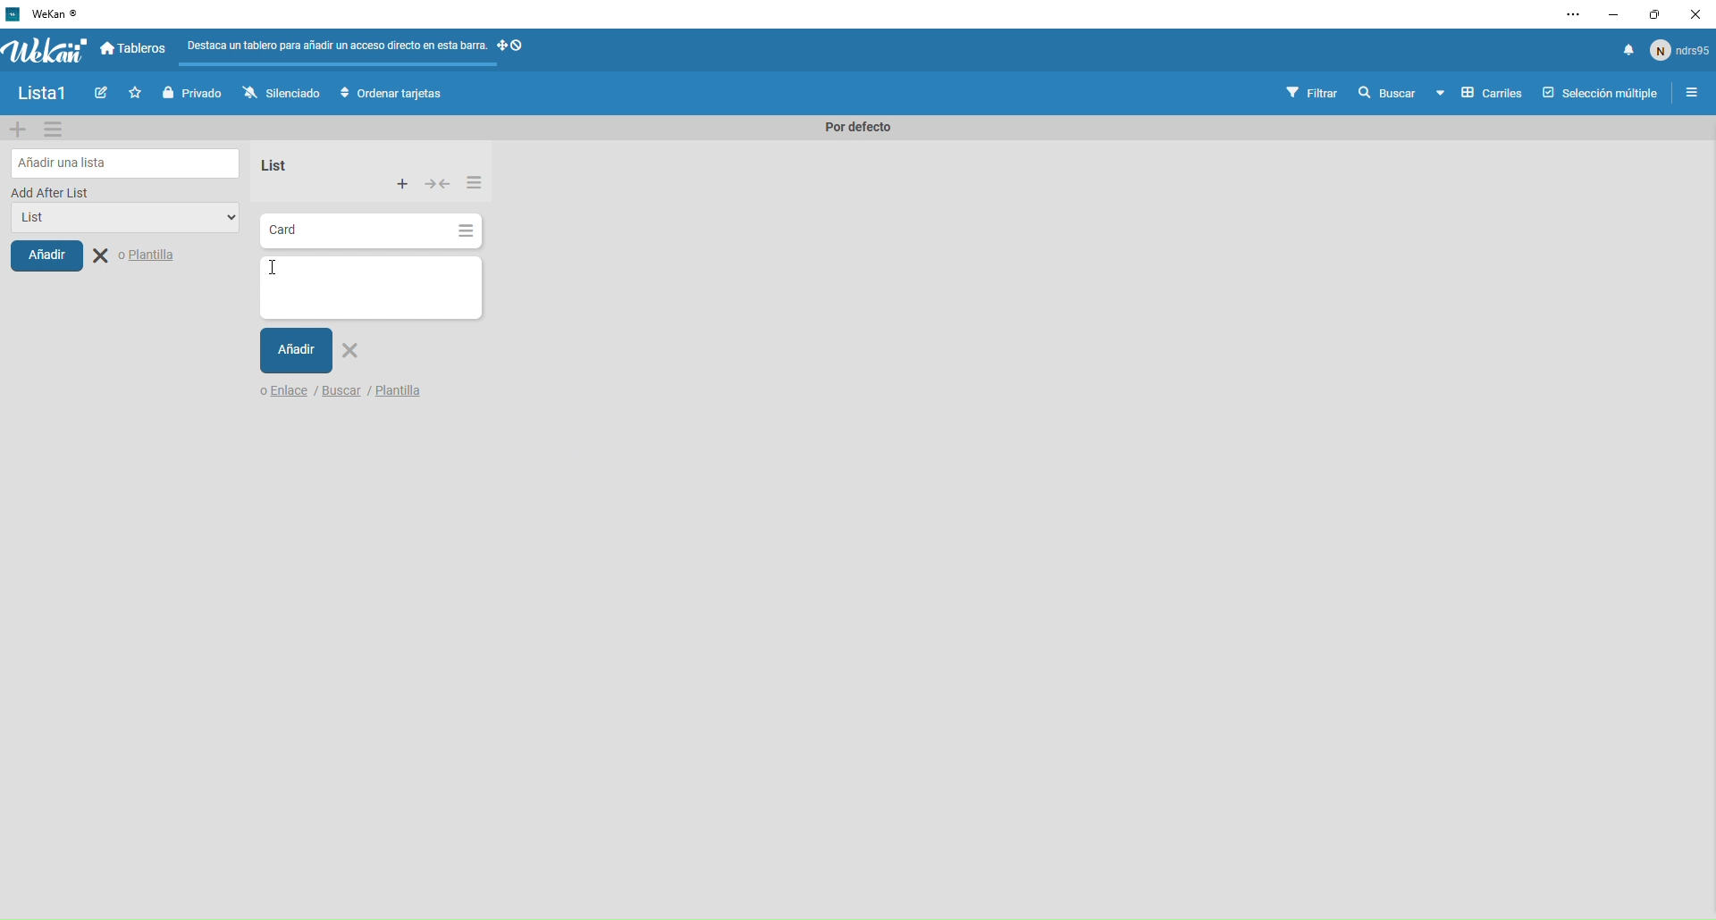  I want to click on Boars, so click(135, 50).